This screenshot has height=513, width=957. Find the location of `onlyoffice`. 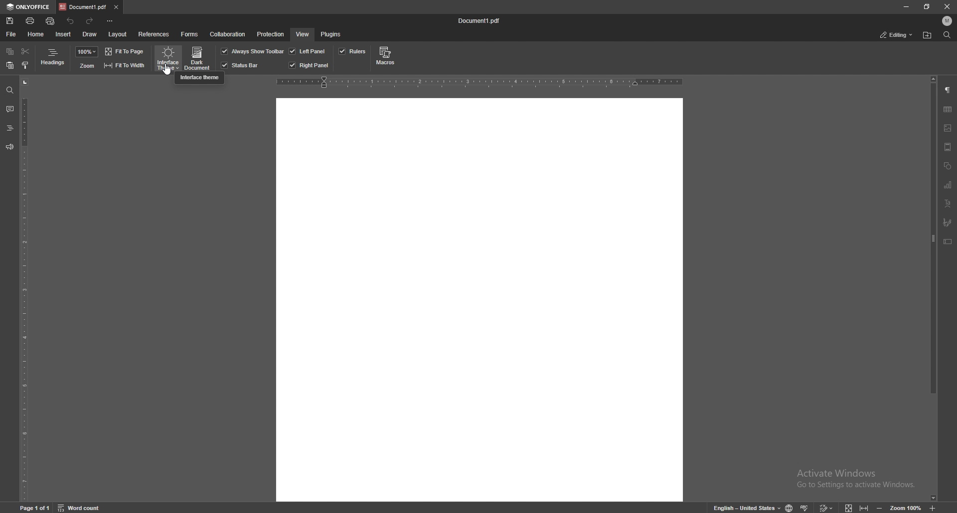

onlyoffice is located at coordinates (28, 6).